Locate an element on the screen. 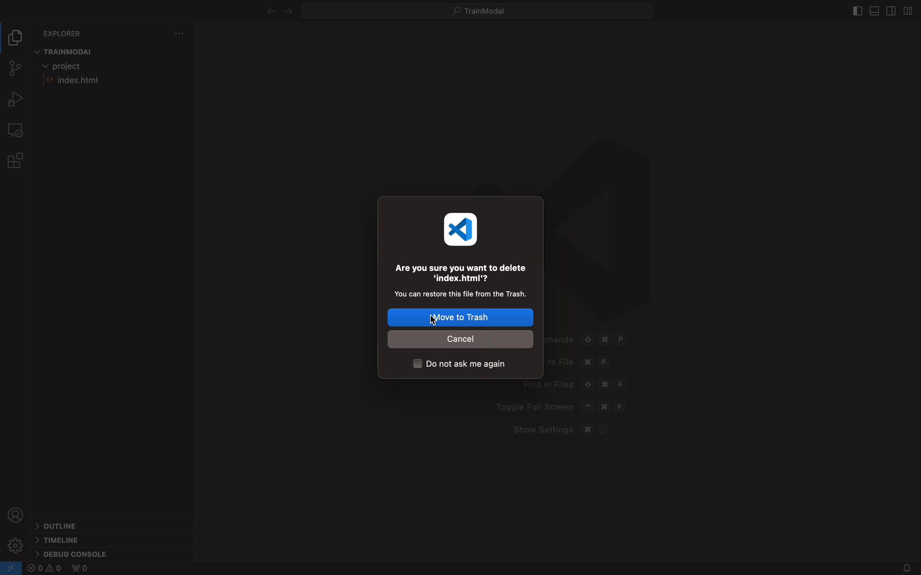  description is located at coordinates (460, 279).